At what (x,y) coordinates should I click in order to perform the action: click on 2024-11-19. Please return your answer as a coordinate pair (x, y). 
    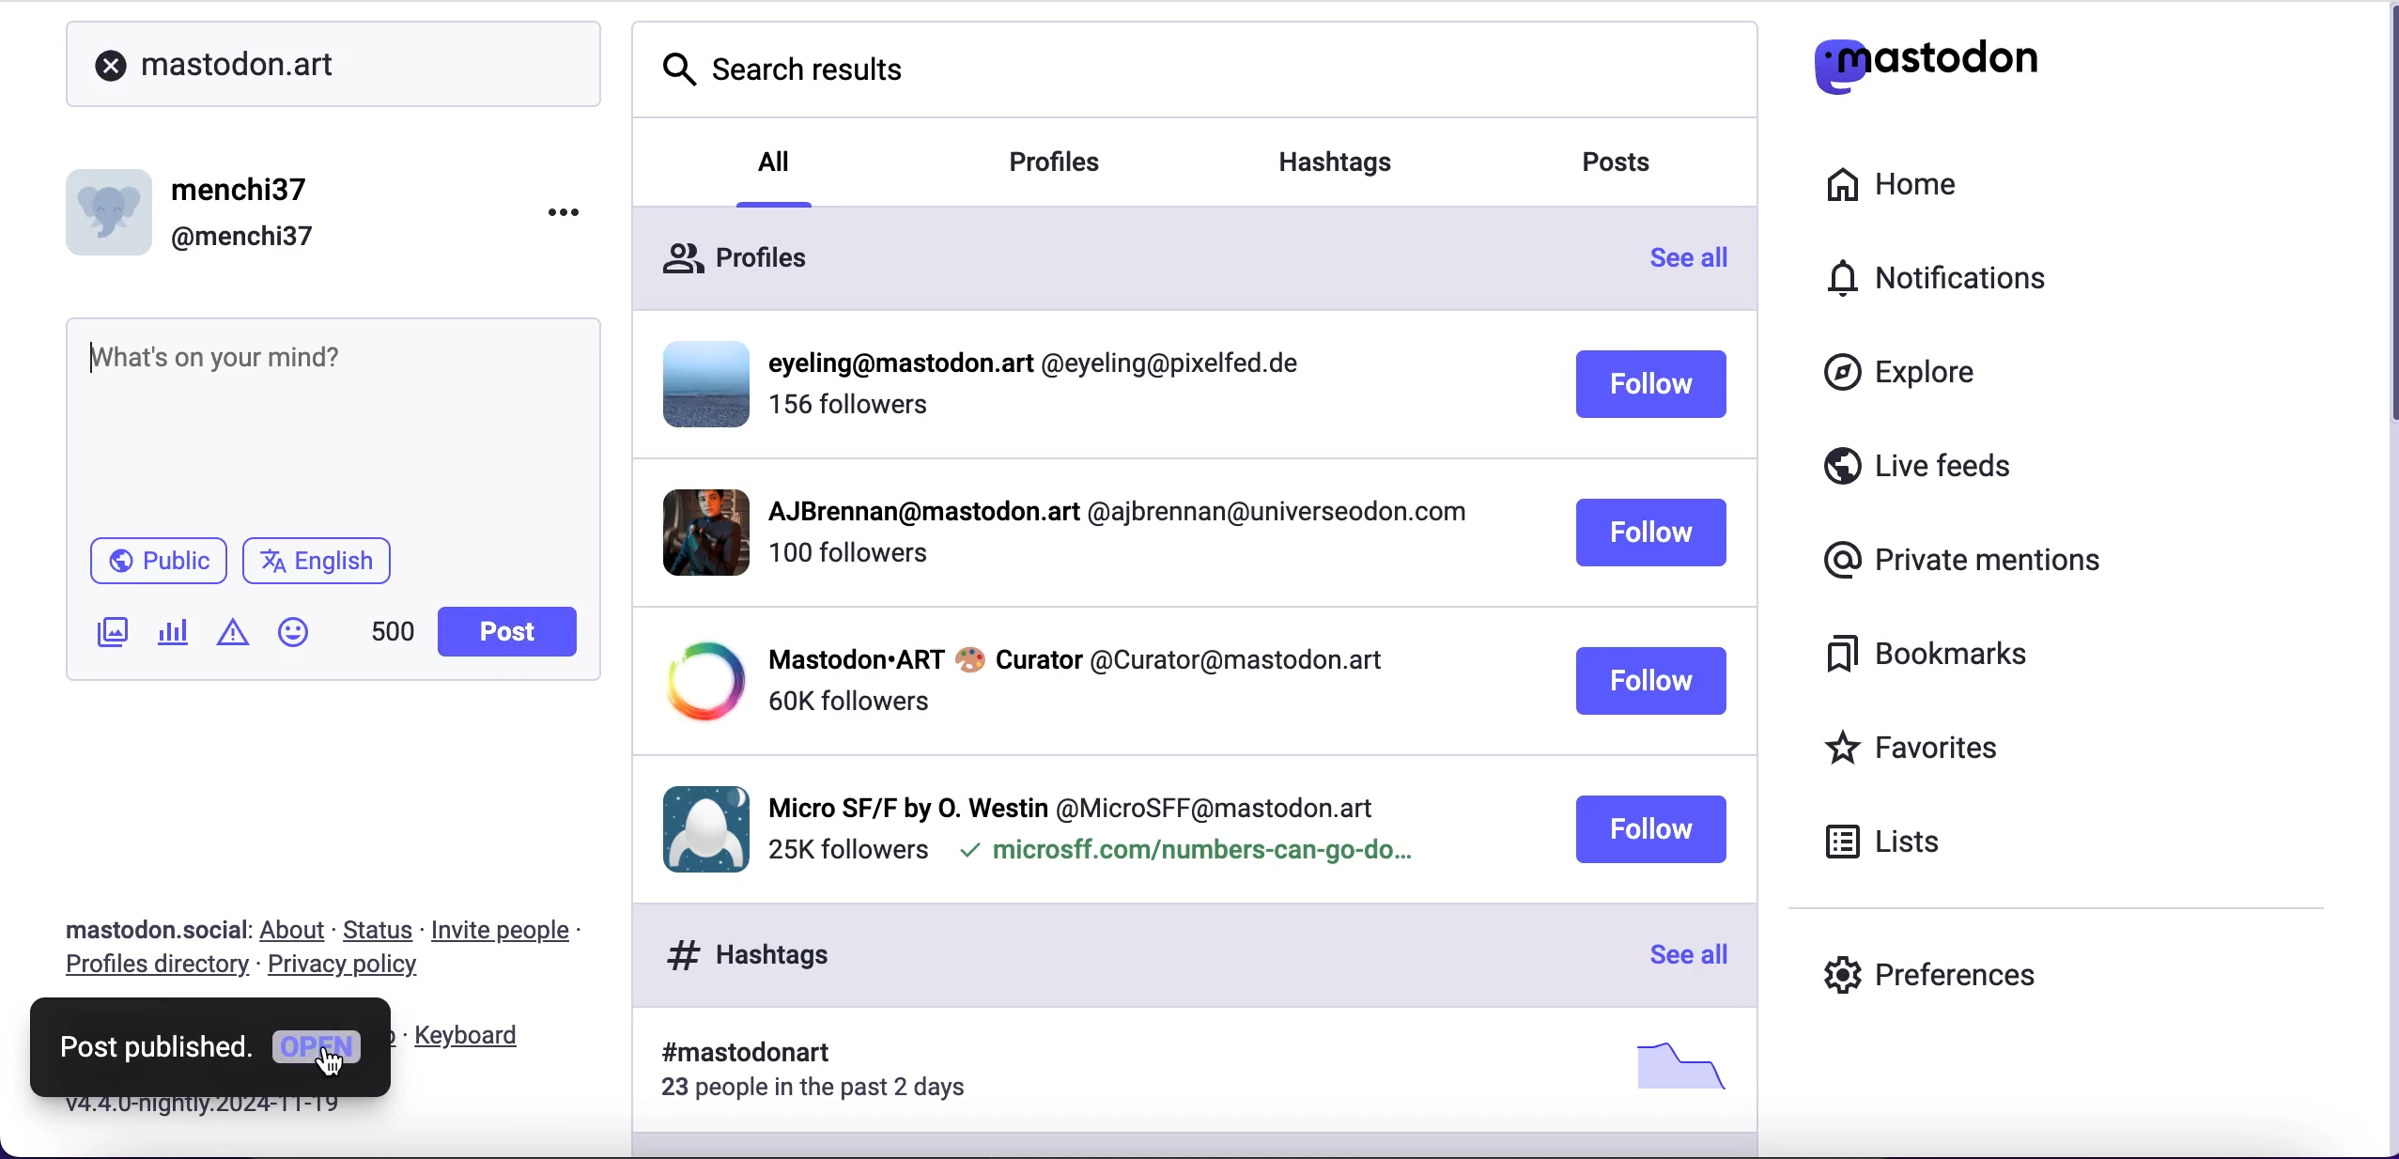
    Looking at the image, I should click on (233, 1109).